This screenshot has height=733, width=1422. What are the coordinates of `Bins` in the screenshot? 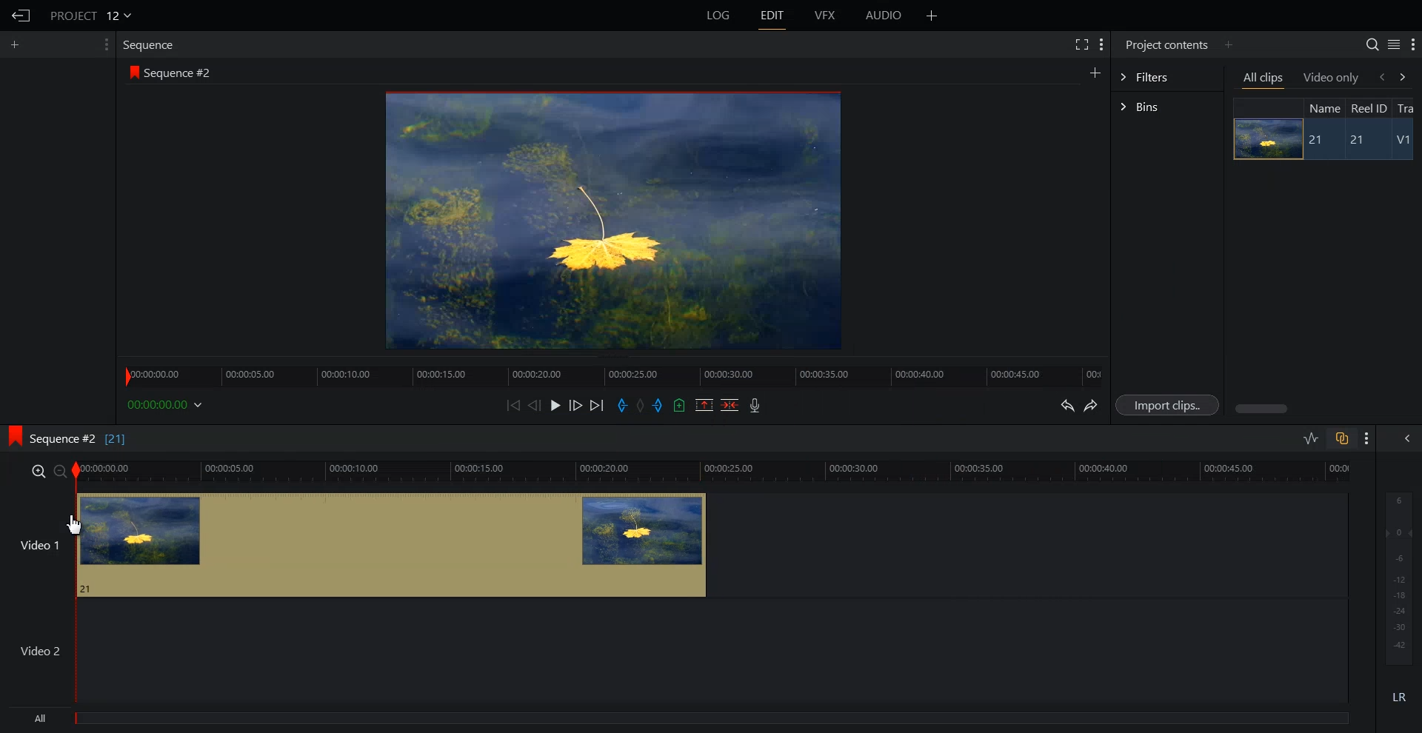 It's located at (1167, 108).